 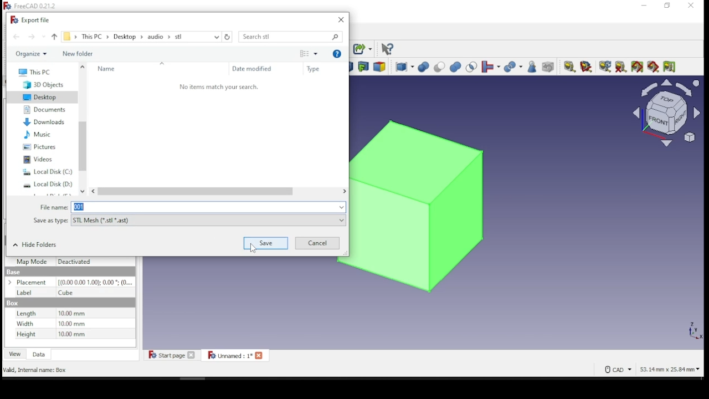 What do you see at coordinates (404, 67) in the screenshot?
I see `compound tools` at bounding box center [404, 67].